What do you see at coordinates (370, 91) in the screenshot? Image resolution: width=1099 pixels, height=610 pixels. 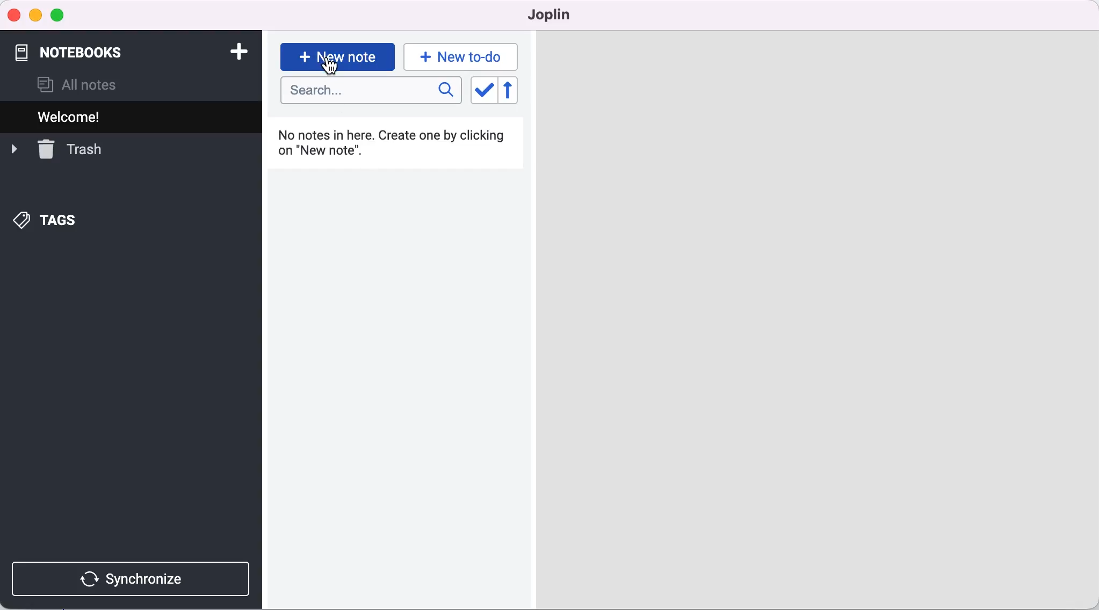 I see `search` at bounding box center [370, 91].